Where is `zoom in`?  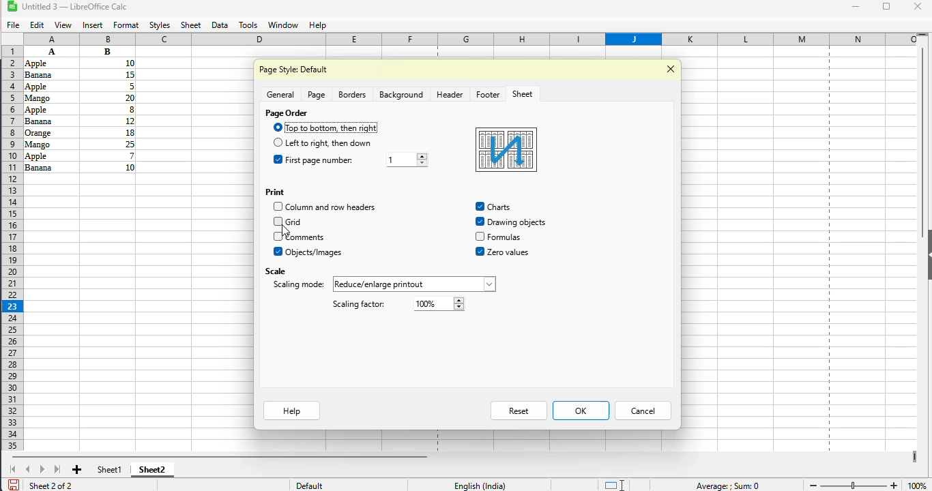 zoom in is located at coordinates (894, 484).